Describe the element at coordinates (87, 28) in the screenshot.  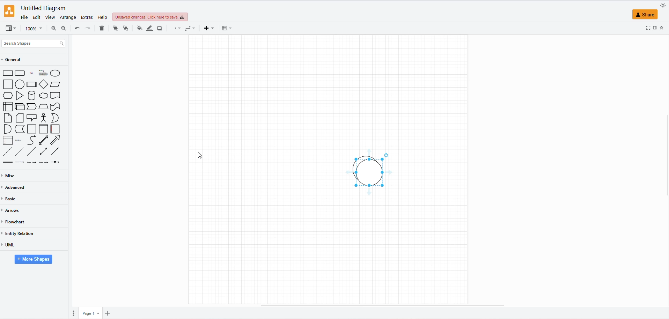
I see `REDO` at that location.